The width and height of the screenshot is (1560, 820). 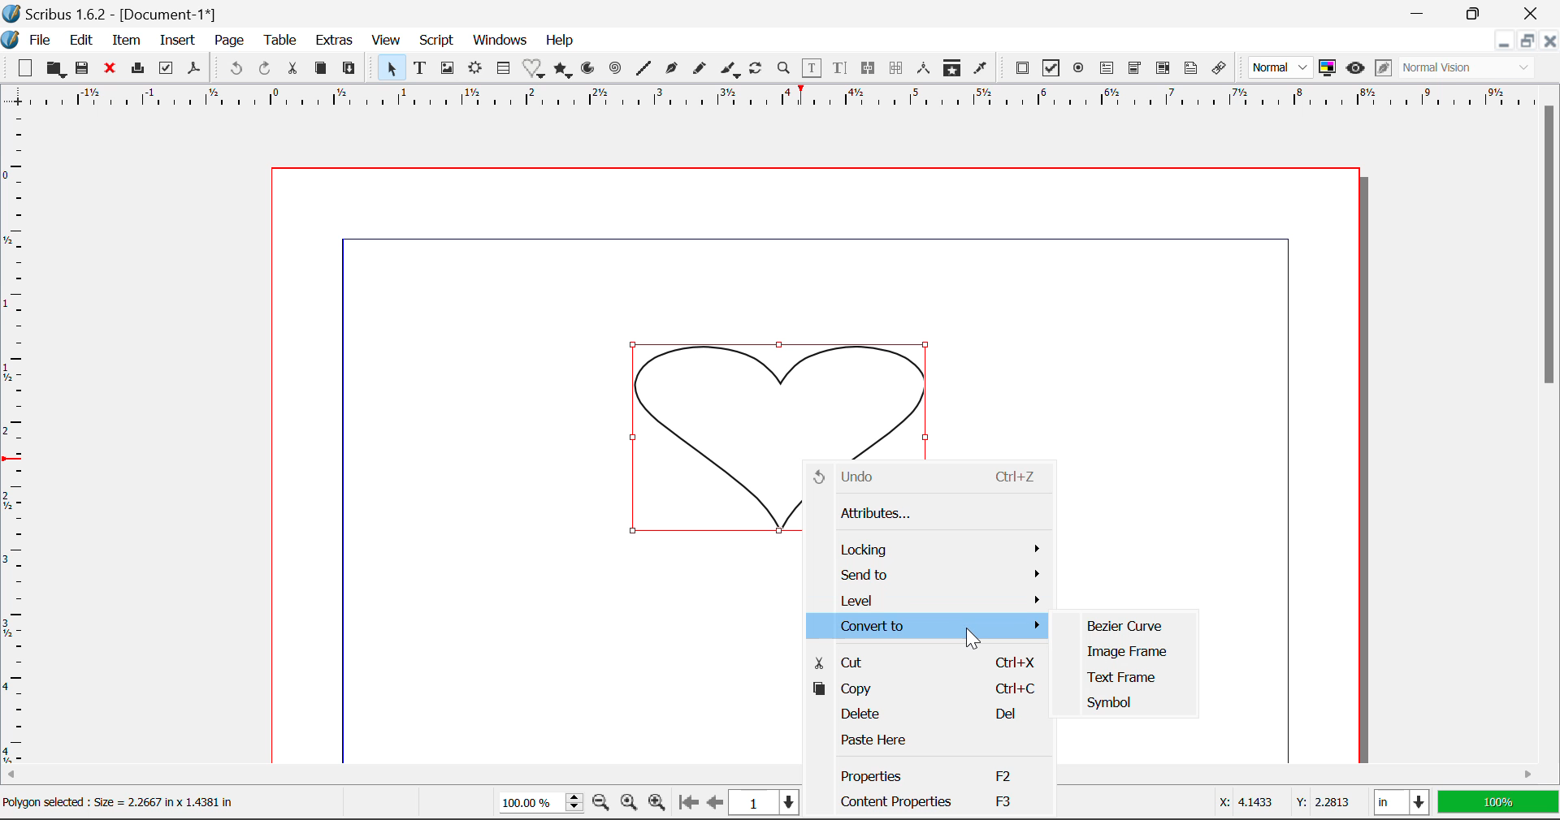 What do you see at coordinates (1220, 69) in the screenshot?
I see `Link Annotation` at bounding box center [1220, 69].